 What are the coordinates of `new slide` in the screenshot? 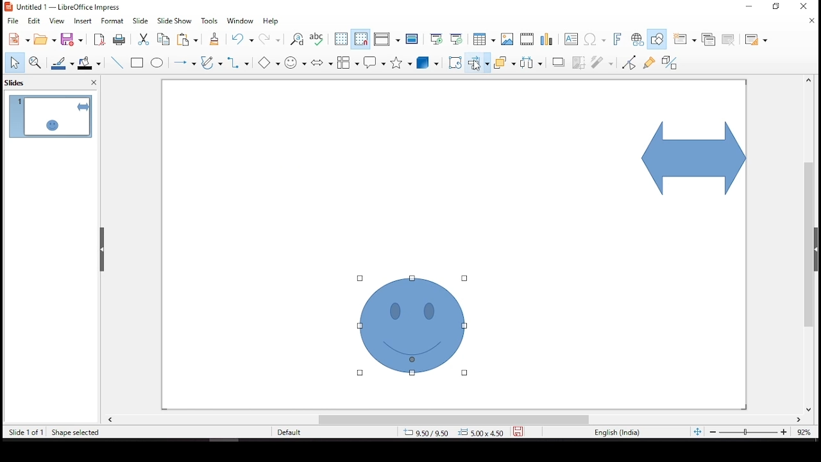 It's located at (684, 38).